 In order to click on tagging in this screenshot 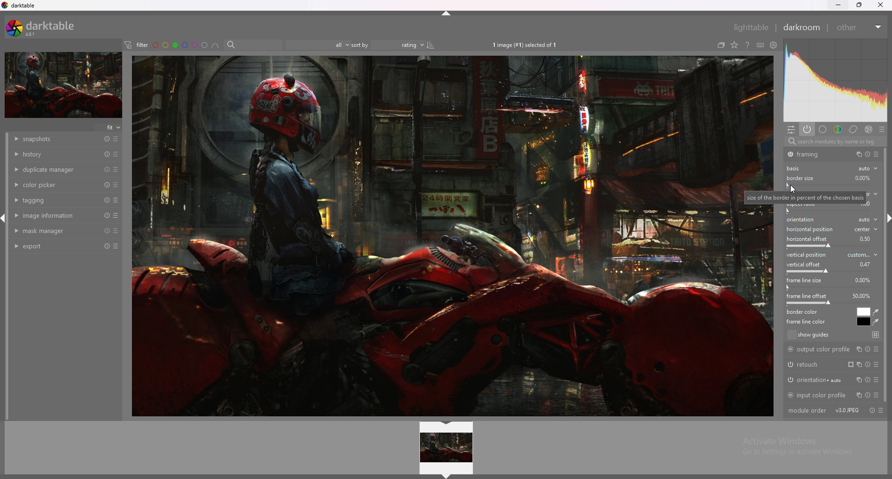, I will do `click(55, 200)`.